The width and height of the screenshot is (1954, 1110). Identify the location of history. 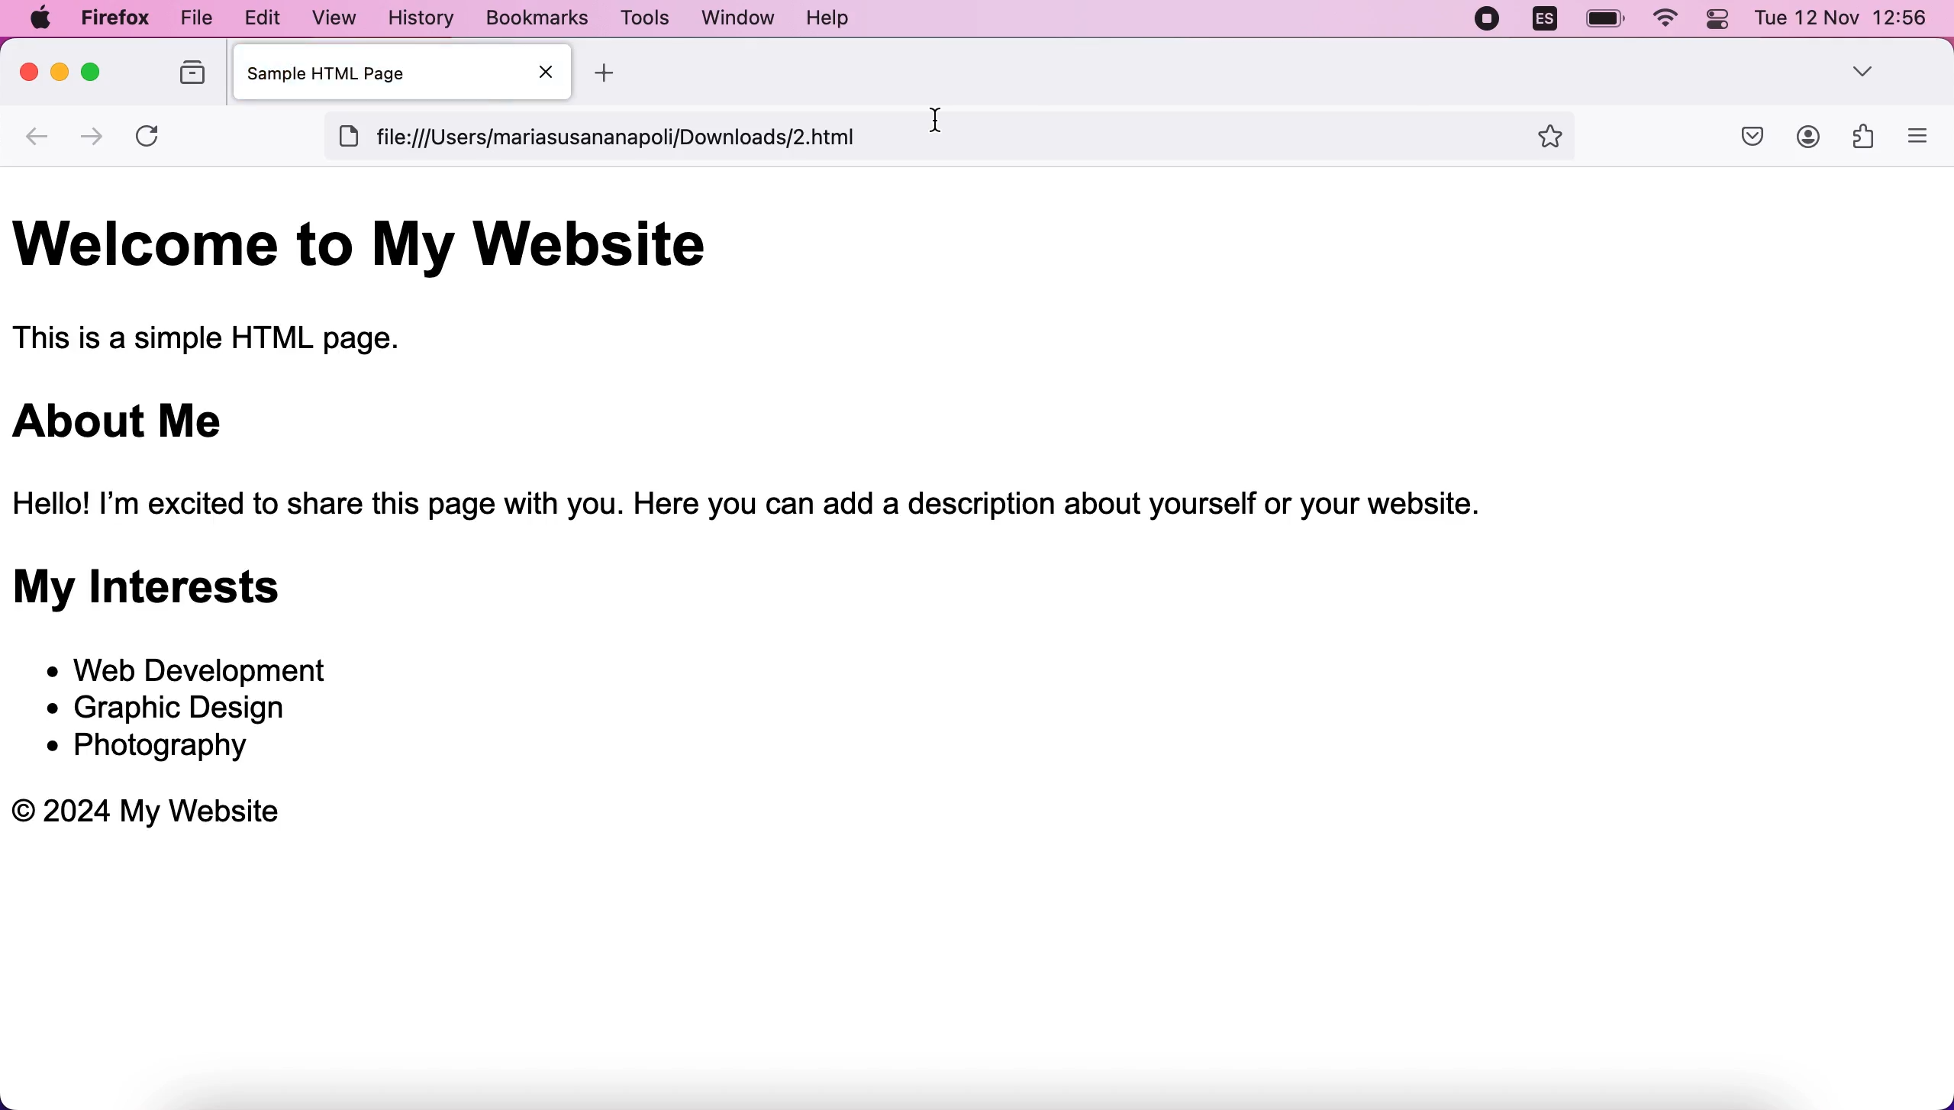
(419, 18).